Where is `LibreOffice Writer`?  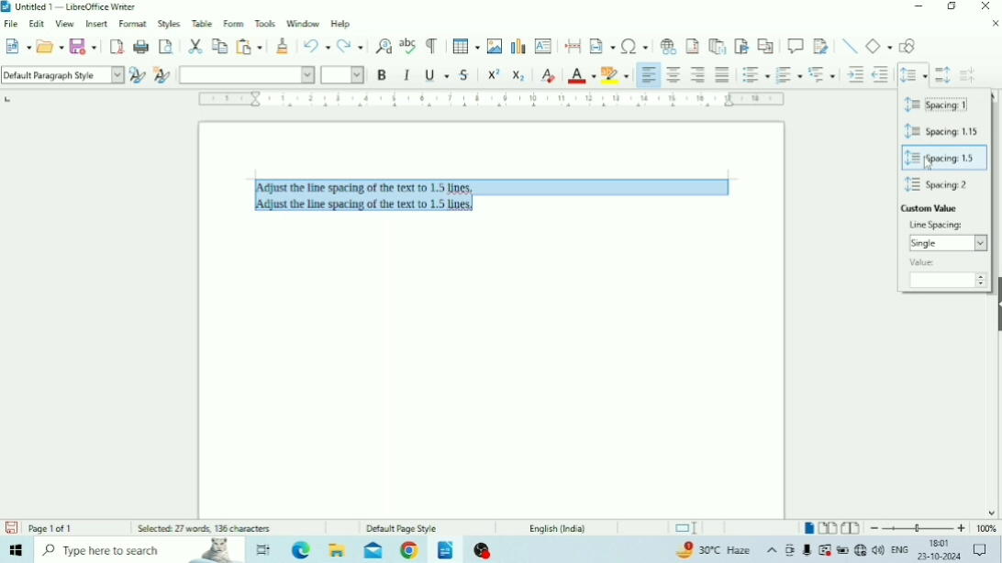 LibreOffice Writer is located at coordinates (444, 550).